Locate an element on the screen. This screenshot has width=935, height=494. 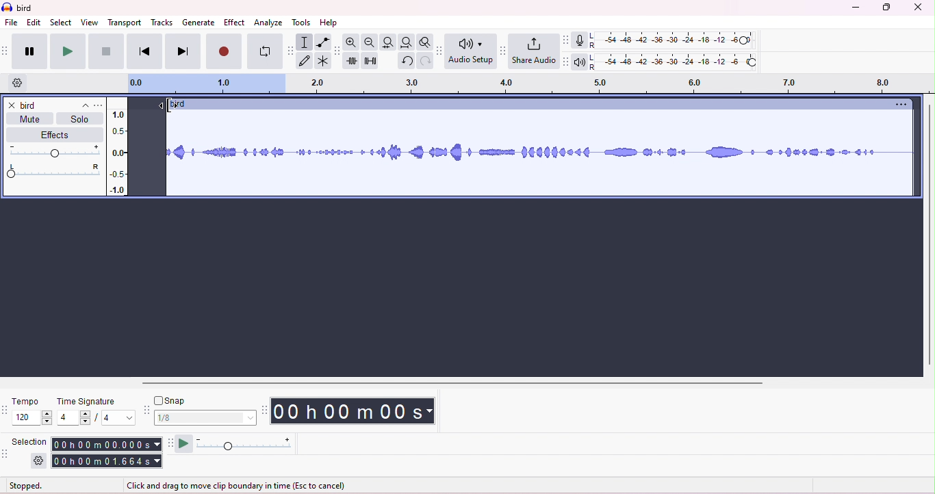
tools tool bar is located at coordinates (289, 50).